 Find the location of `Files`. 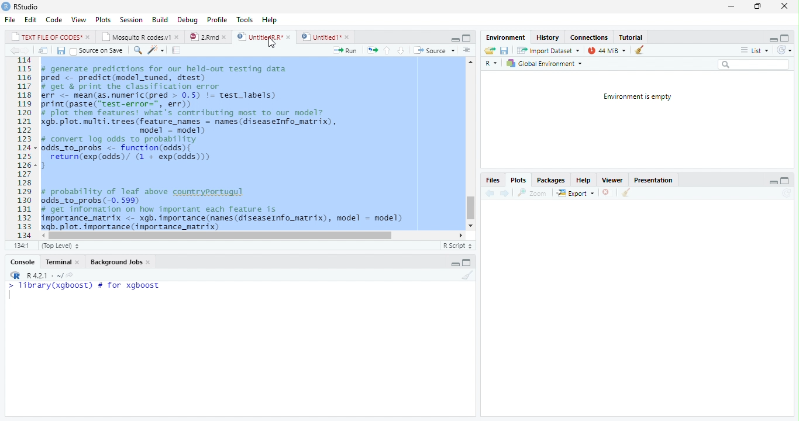

Files is located at coordinates (493, 180).